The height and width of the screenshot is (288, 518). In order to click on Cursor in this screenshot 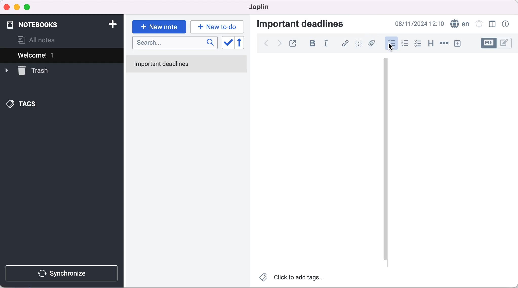, I will do `click(390, 47)`.